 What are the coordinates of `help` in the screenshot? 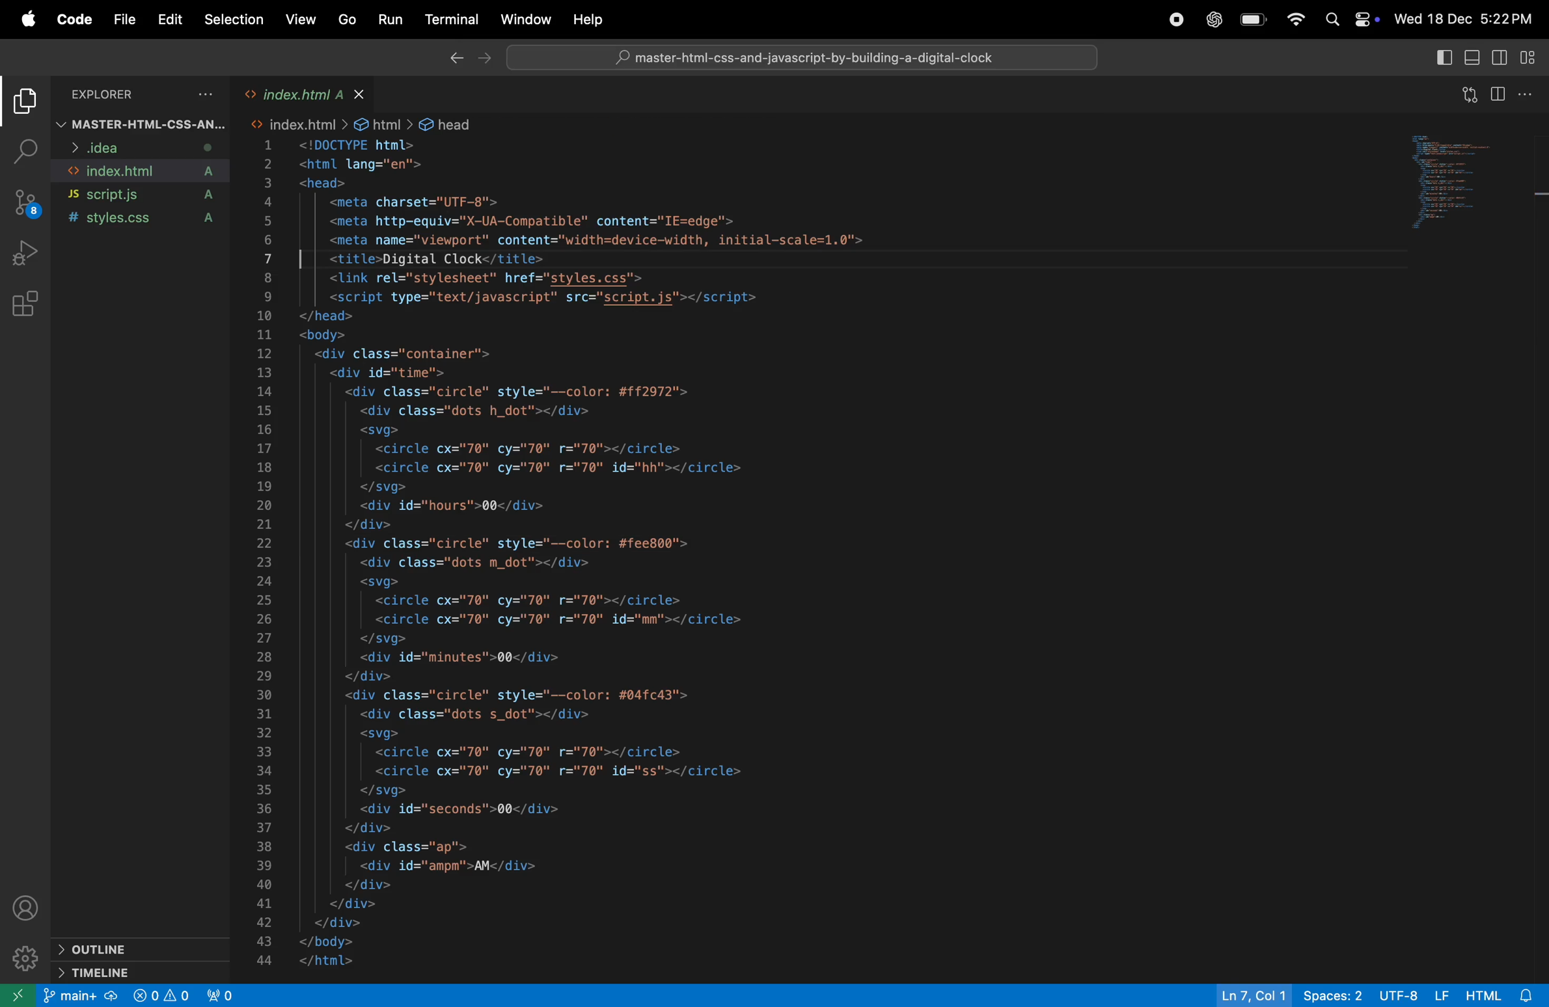 It's located at (590, 19).